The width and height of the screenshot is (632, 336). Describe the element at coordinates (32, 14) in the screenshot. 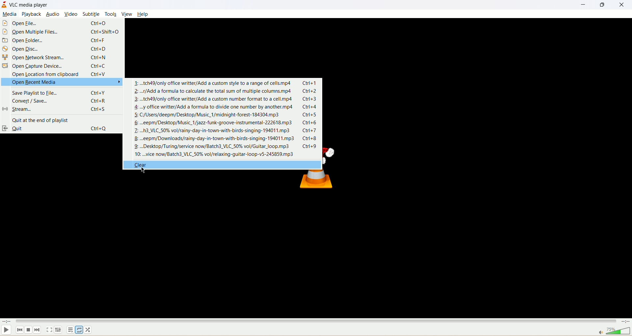

I see `playback` at that location.